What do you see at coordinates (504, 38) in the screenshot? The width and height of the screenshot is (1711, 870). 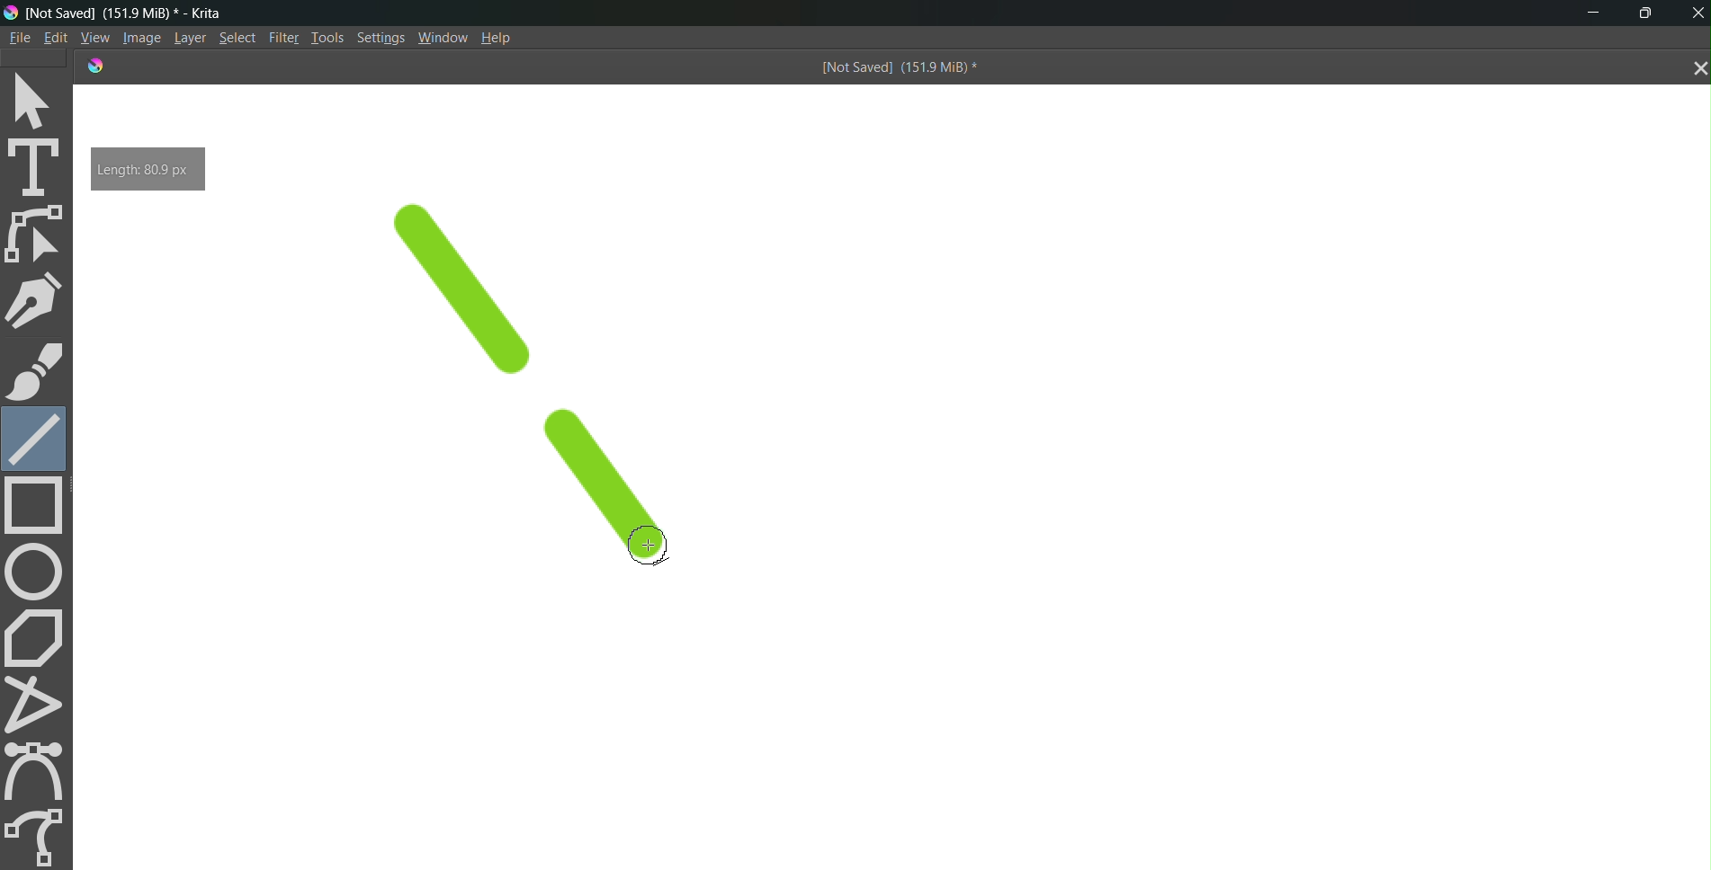 I see `Help` at bounding box center [504, 38].